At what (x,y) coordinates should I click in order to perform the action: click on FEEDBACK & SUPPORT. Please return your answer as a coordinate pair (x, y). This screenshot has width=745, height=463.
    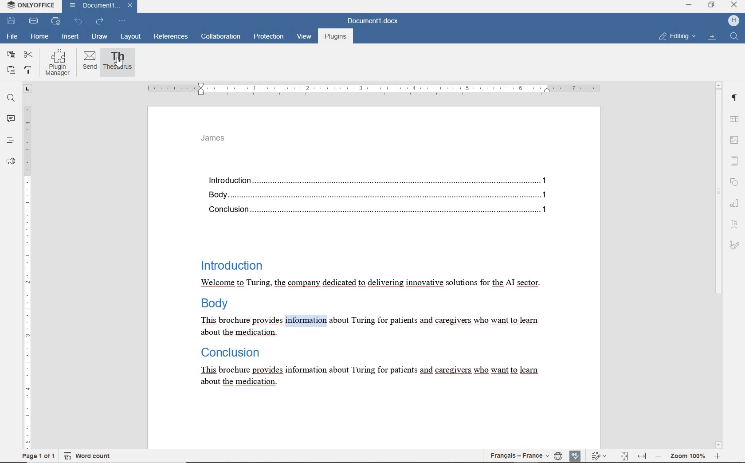
    Looking at the image, I should click on (11, 160).